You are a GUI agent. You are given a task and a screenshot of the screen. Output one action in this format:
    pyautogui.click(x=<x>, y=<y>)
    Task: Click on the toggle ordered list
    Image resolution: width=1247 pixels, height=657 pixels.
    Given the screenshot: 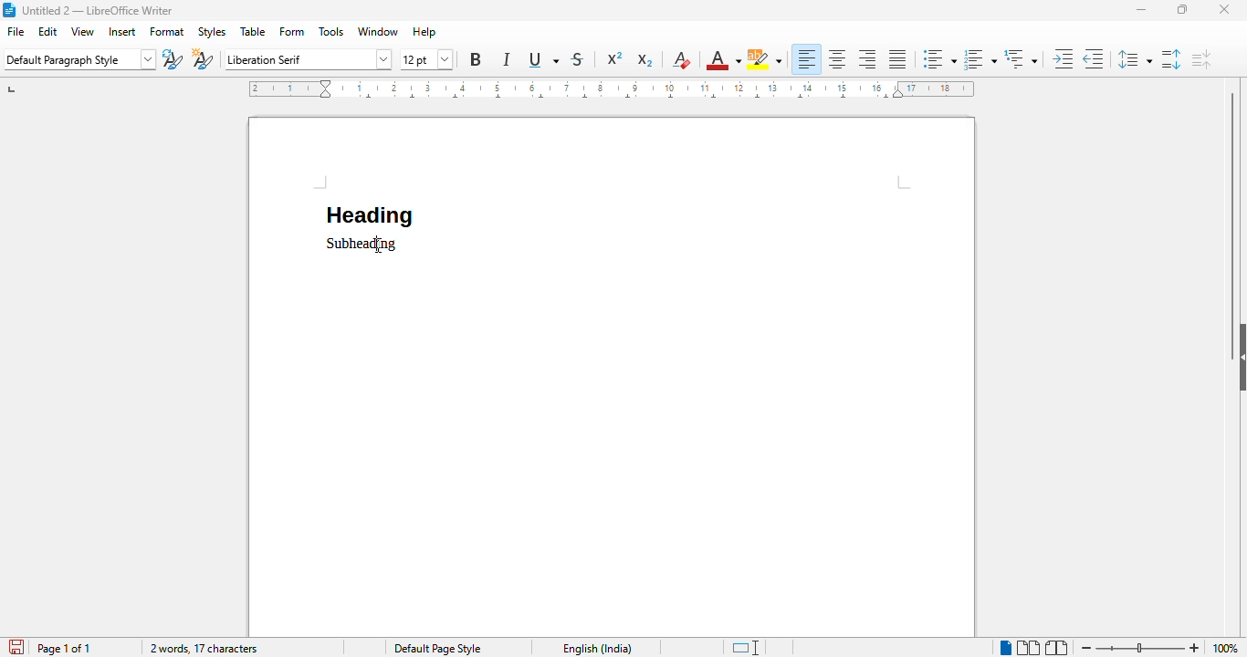 What is the action you would take?
    pyautogui.click(x=982, y=59)
    